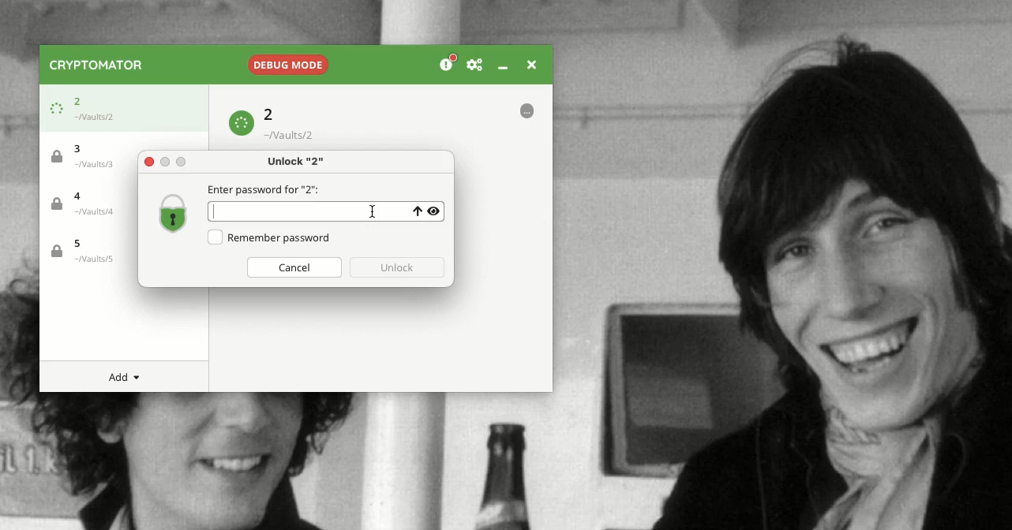 The width and height of the screenshot is (1012, 530). What do you see at coordinates (183, 162) in the screenshot?
I see `maximize` at bounding box center [183, 162].